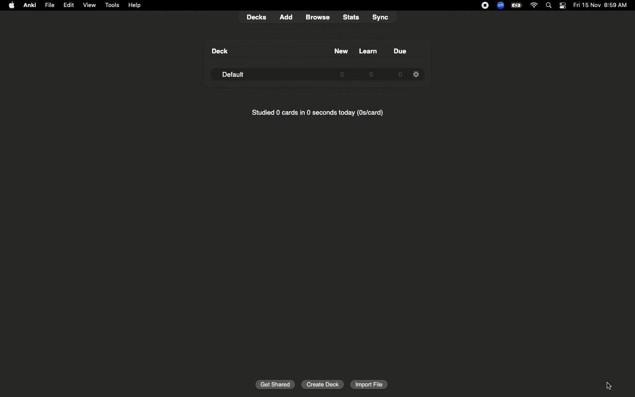 The width and height of the screenshot is (635, 397). I want to click on 0, so click(341, 75).